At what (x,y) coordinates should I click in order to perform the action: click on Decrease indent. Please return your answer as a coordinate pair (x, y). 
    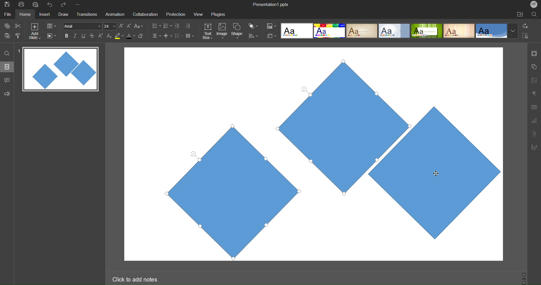
    Looking at the image, I should click on (178, 27).